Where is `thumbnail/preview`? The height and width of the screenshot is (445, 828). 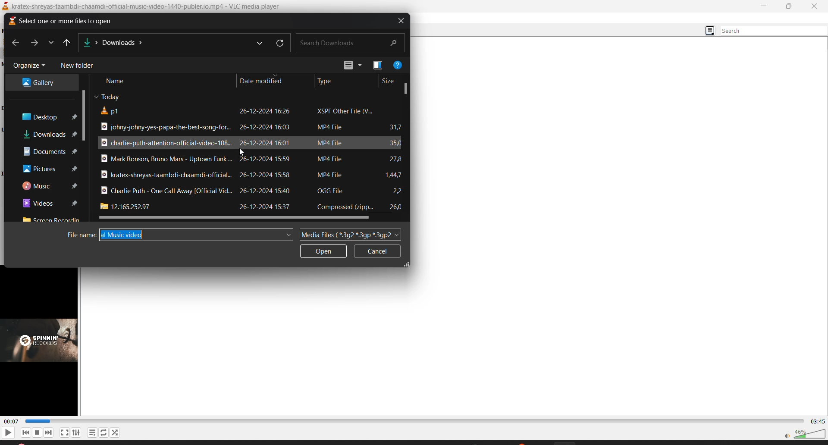 thumbnail/preview is located at coordinates (41, 341).